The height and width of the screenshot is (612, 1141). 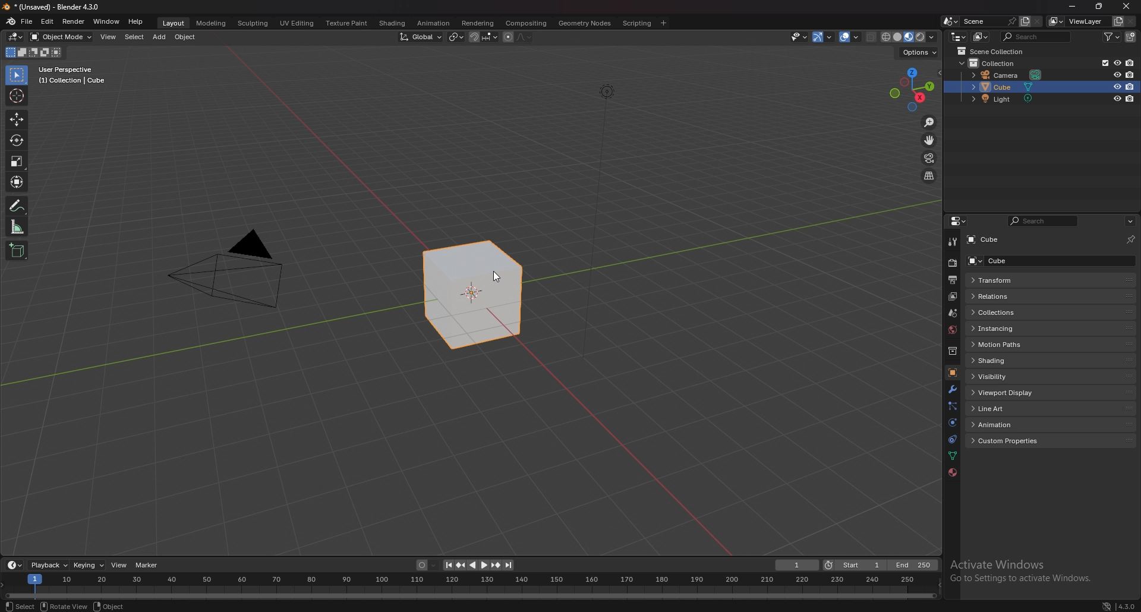 I want to click on marker, so click(x=147, y=565).